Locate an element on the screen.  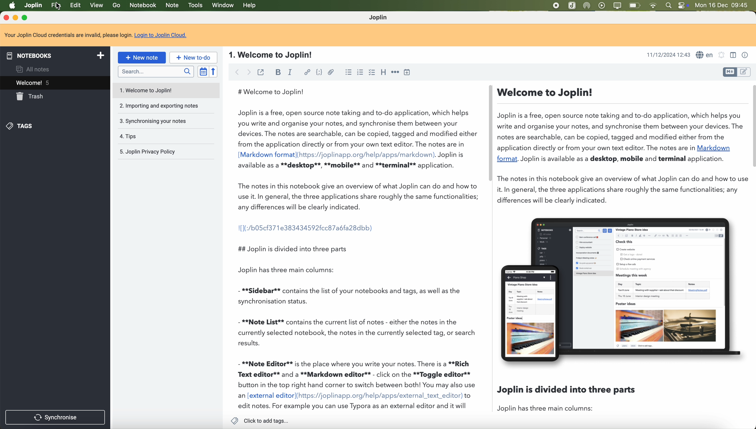
insert time is located at coordinates (406, 72).